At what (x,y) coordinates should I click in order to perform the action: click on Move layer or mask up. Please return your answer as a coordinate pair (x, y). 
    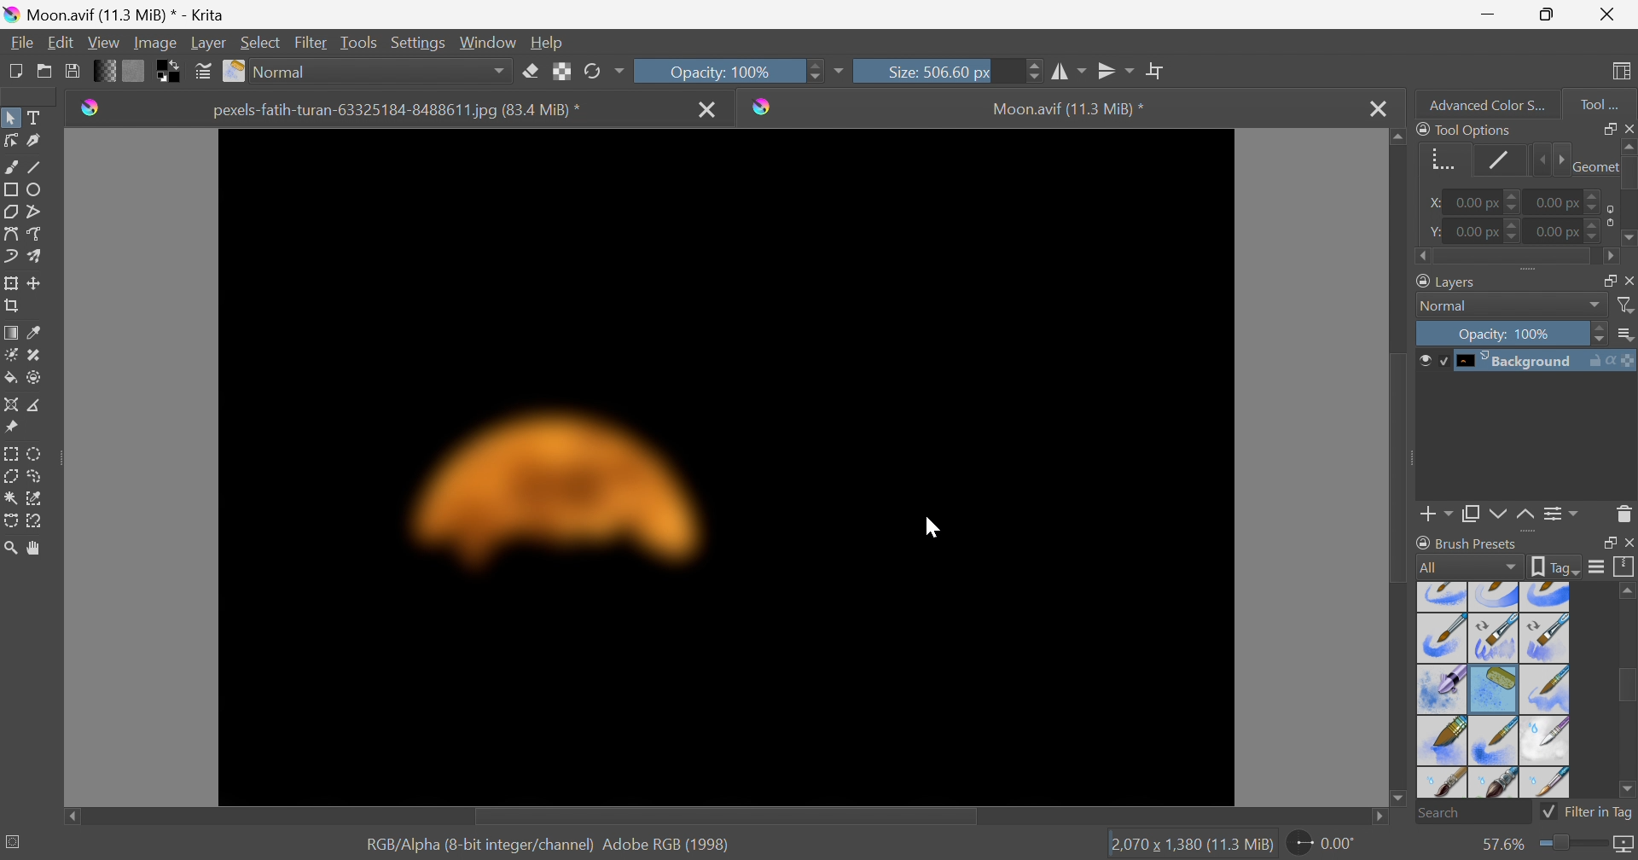
    Looking at the image, I should click on (1528, 517).